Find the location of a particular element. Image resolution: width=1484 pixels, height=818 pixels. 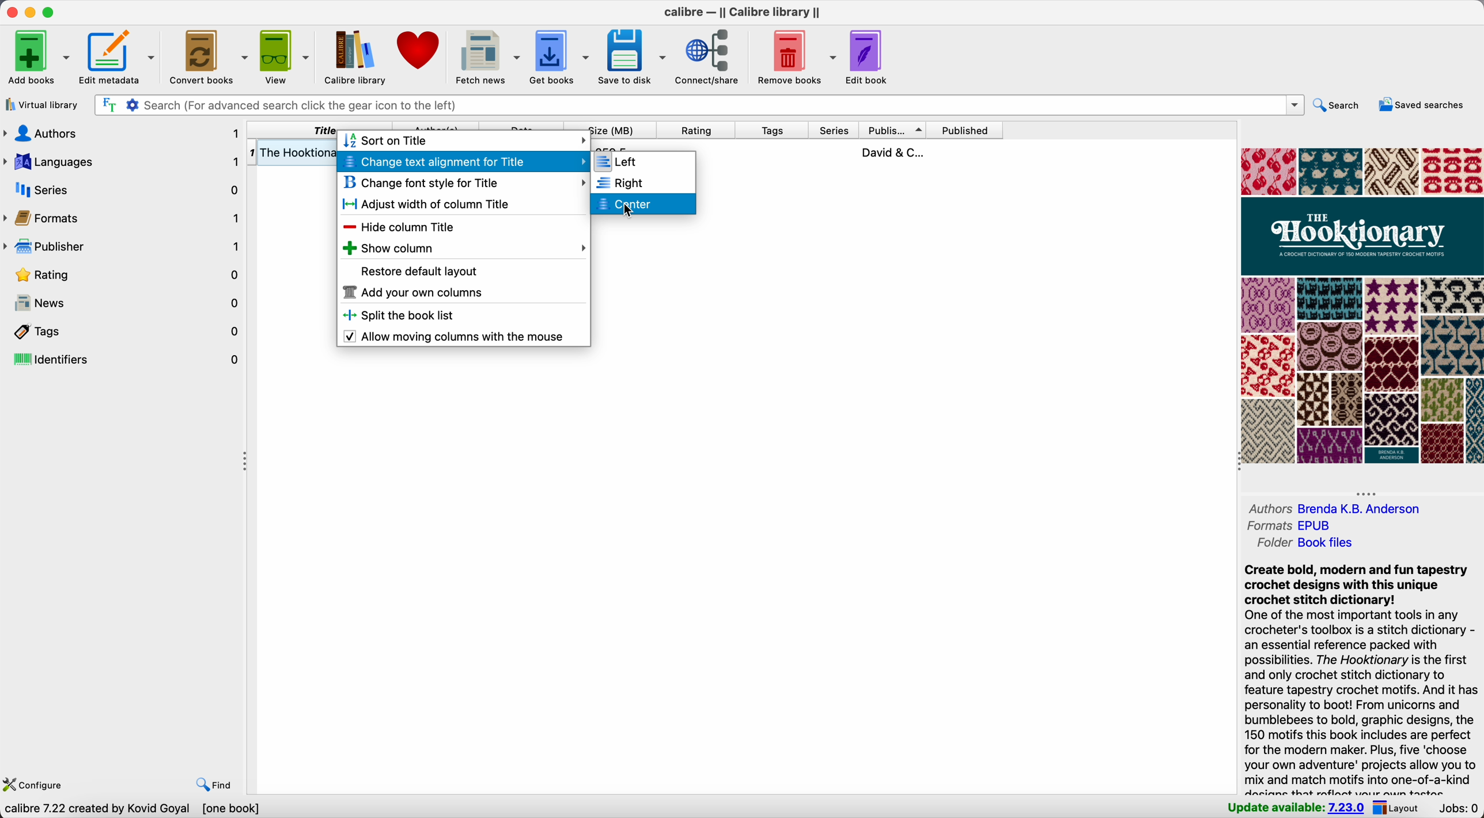

adjust width of column title is located at coordinates (430, 205).